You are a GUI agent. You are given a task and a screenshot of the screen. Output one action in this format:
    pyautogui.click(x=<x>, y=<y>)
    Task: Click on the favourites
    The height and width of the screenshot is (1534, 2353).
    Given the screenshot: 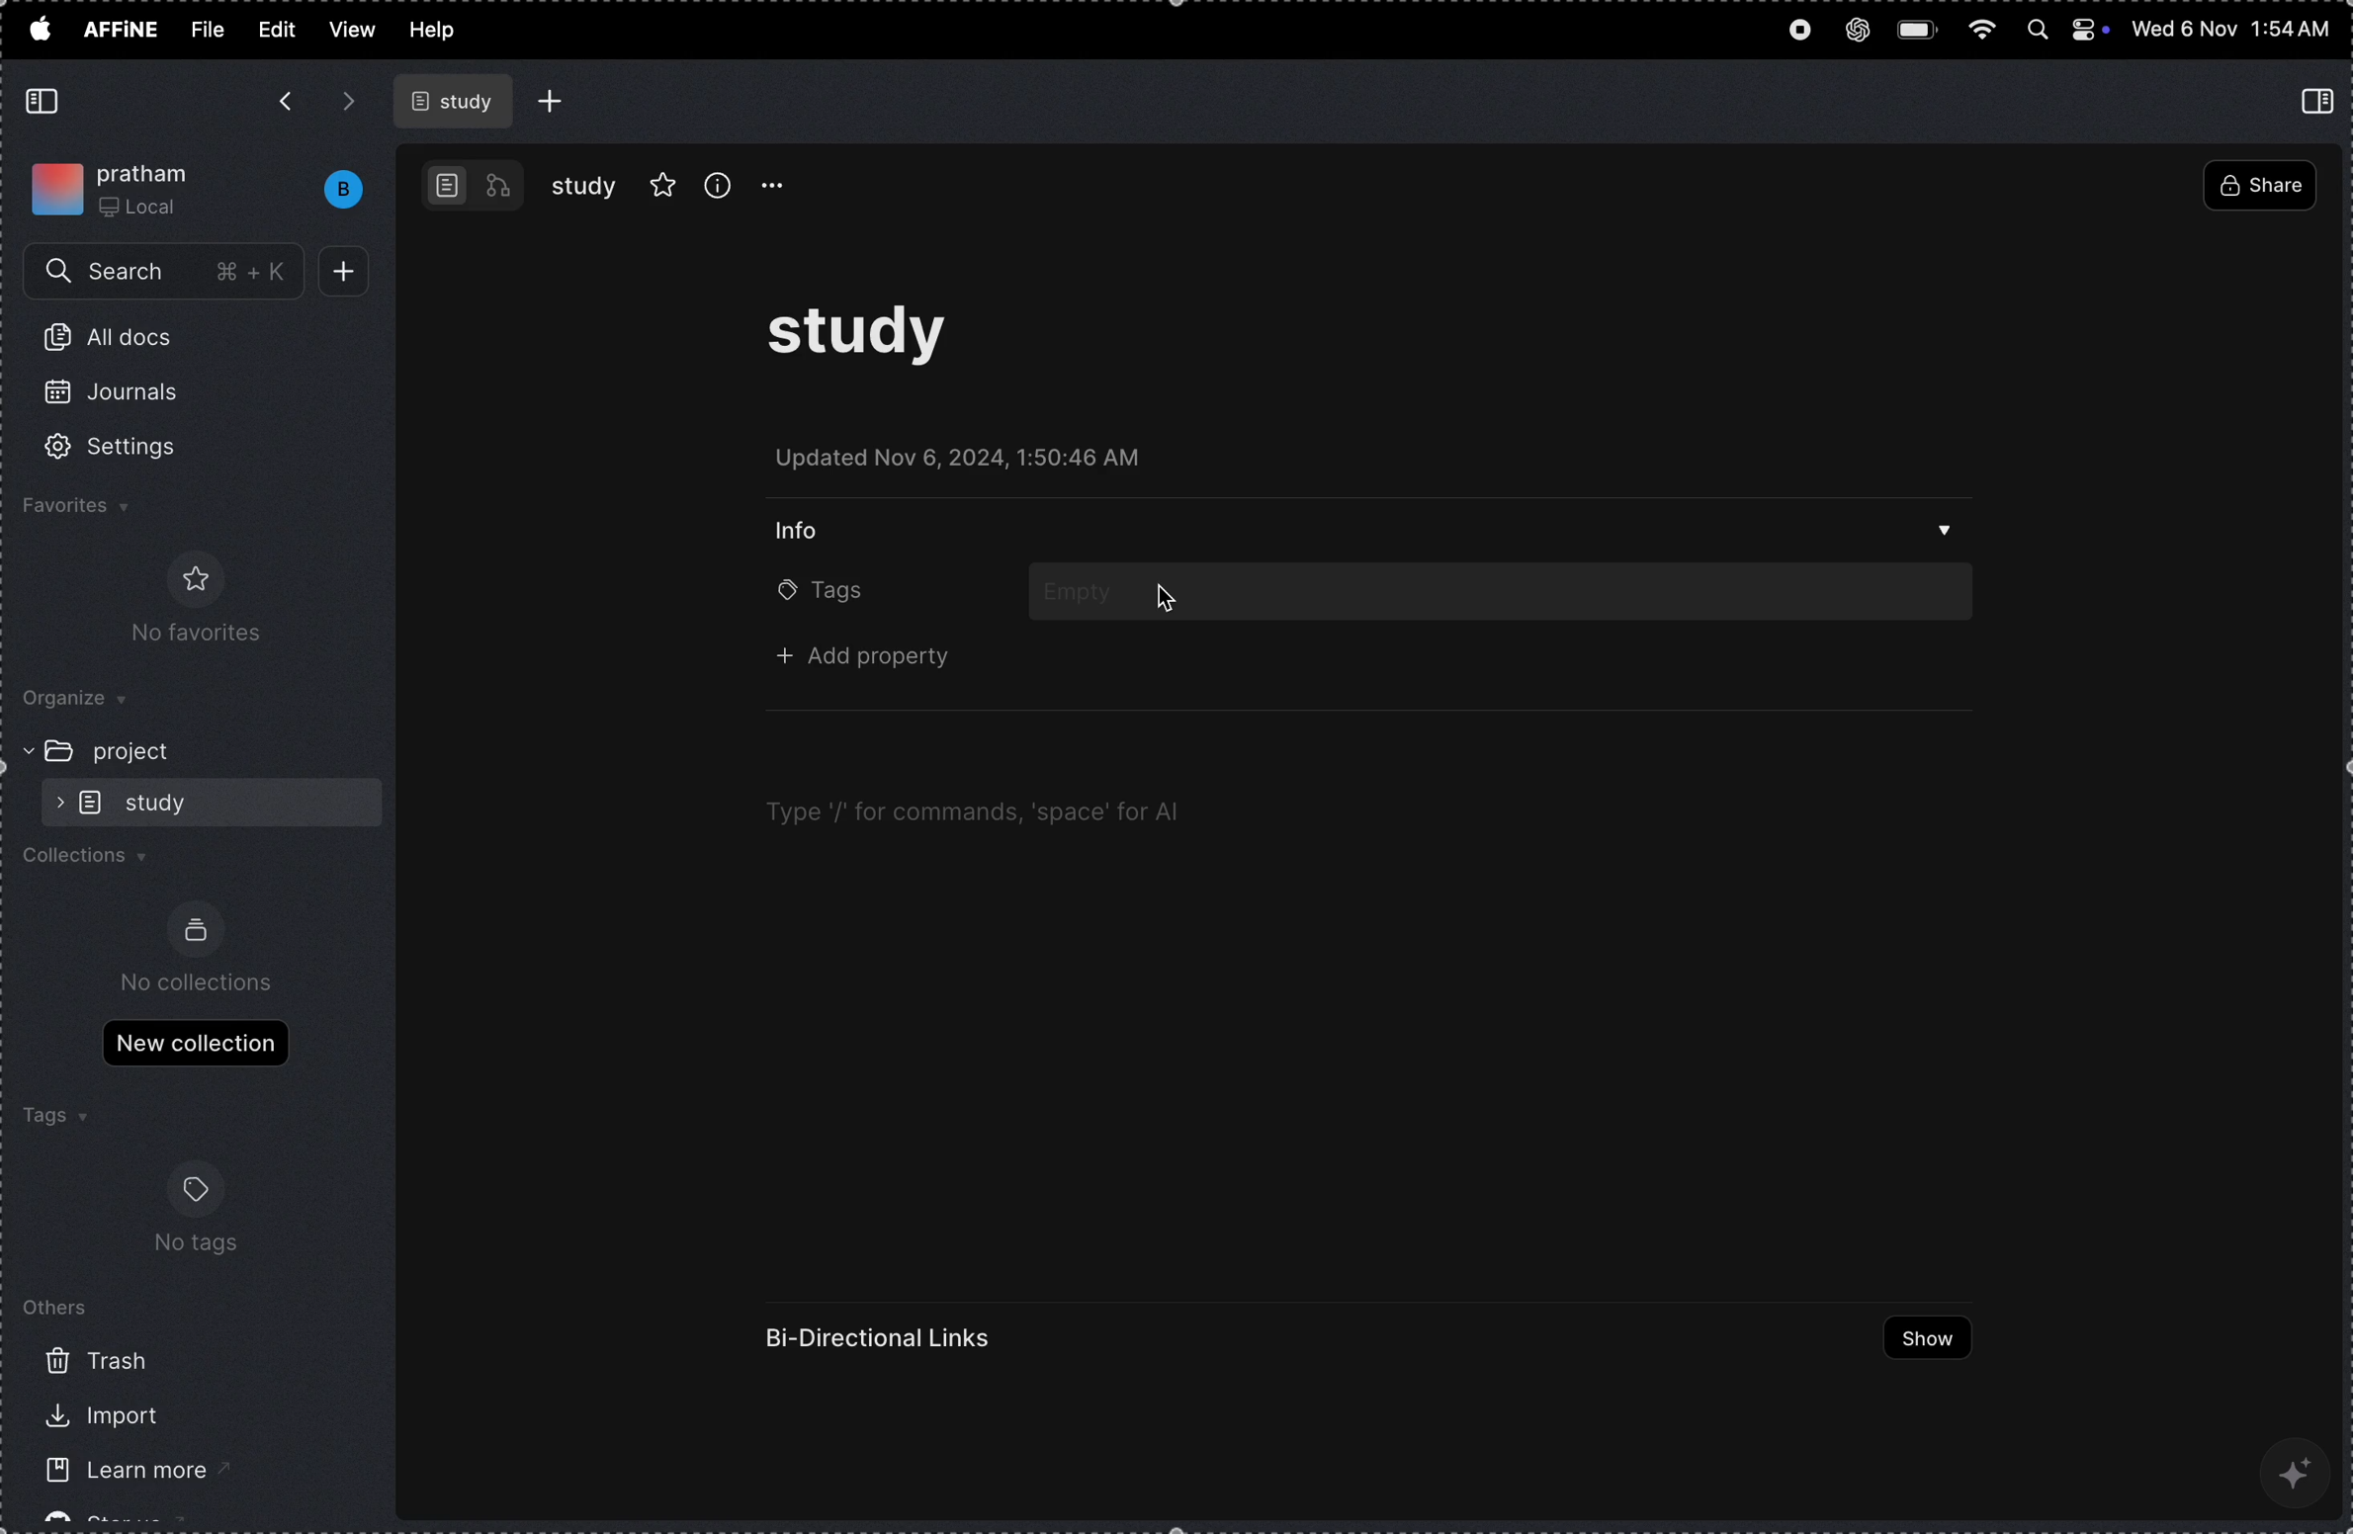 What is the action you would take?
    pyautogui.click(x=104, y=509)
    